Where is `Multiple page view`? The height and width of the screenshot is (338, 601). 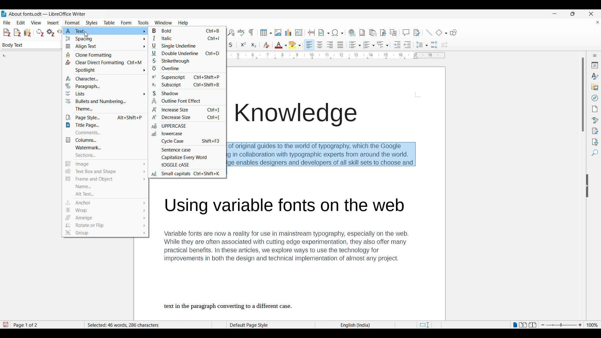
Multiple page view is located at coordinates (523, 325).